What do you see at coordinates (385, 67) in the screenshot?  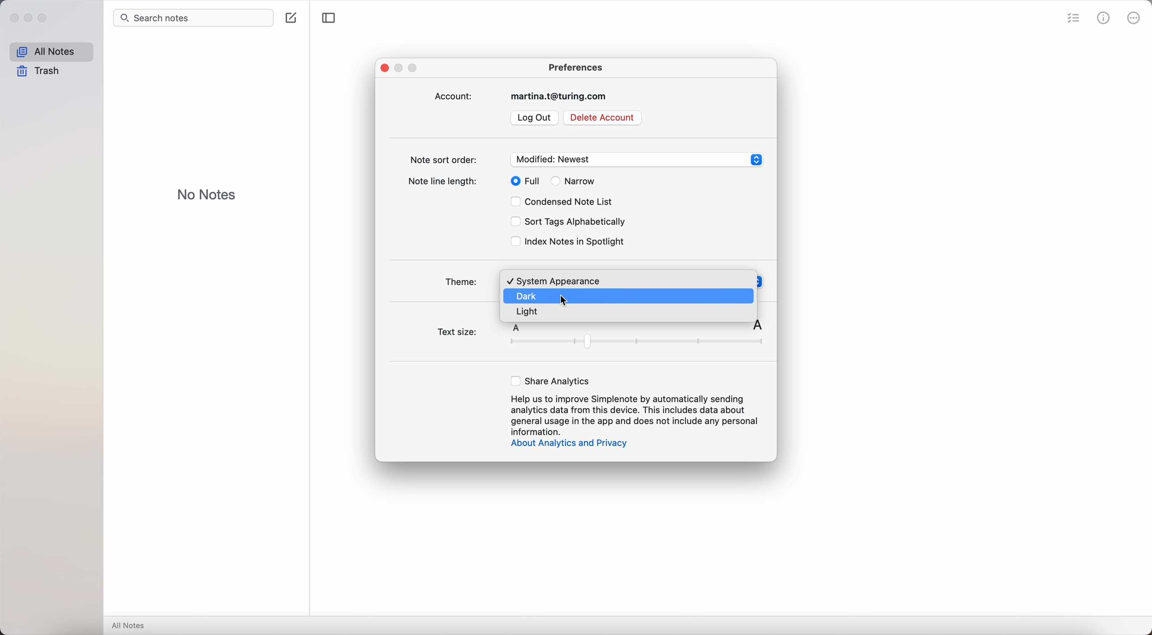 I see `close popup` at bounding box center [385, 67].